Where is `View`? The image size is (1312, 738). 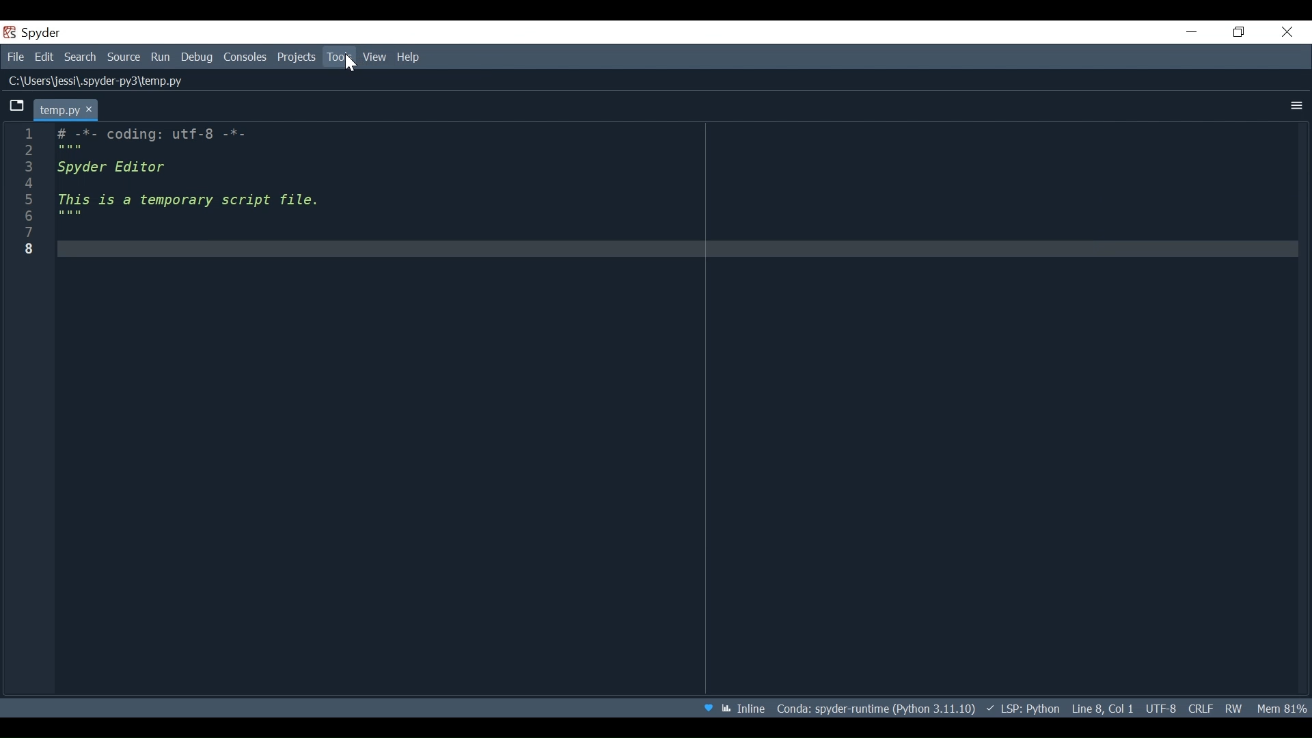
View is located at coordinates (375, 57).